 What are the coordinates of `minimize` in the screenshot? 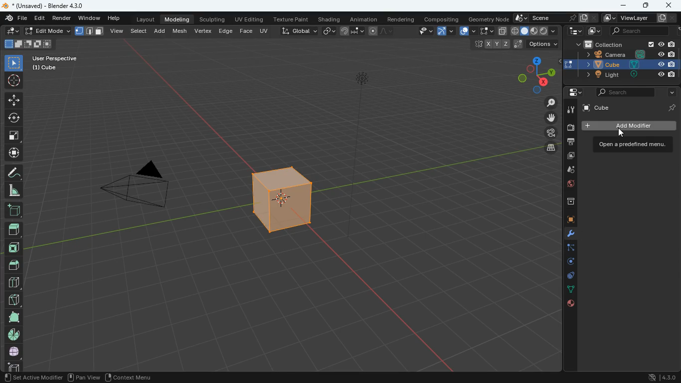 It's located at (624, 6).